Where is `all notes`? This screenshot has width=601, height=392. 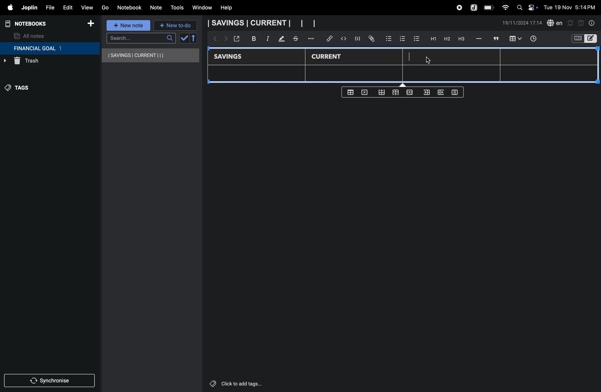
all notes is located at coordinates (30, 36).